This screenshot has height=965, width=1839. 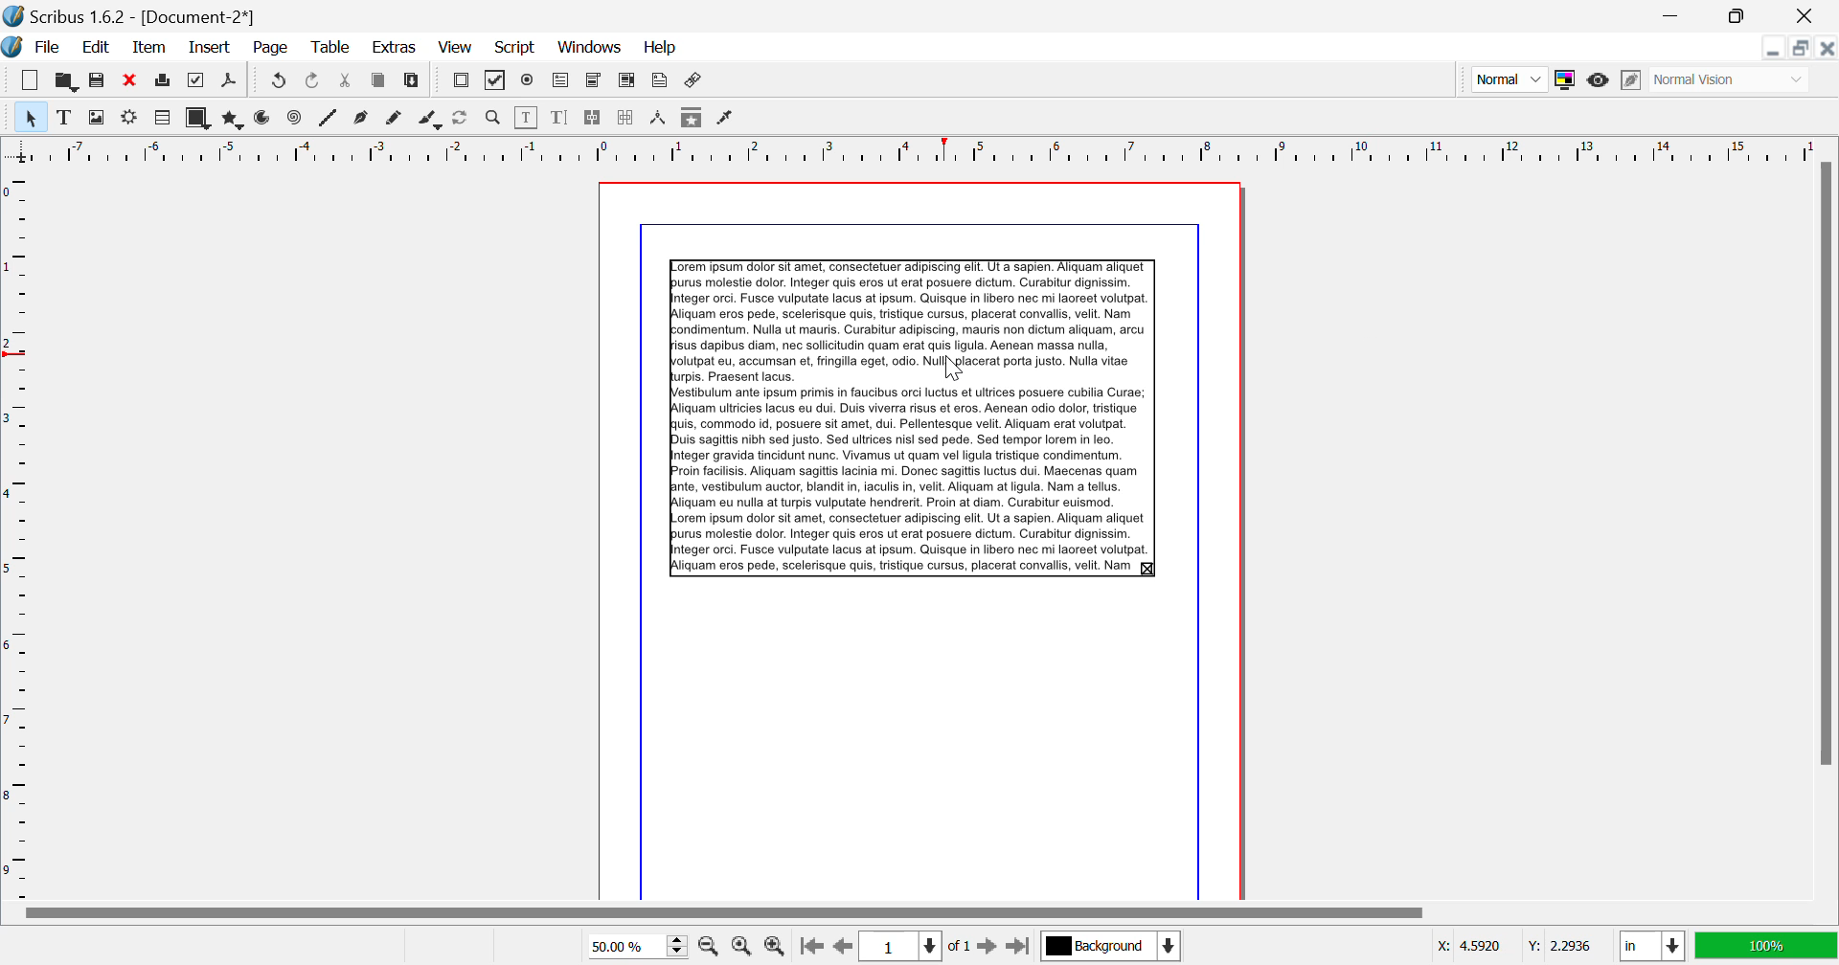 What do you see at coordinates (65, 79) in the screenshot?
I see `Open` at bounding box center [65, 79].